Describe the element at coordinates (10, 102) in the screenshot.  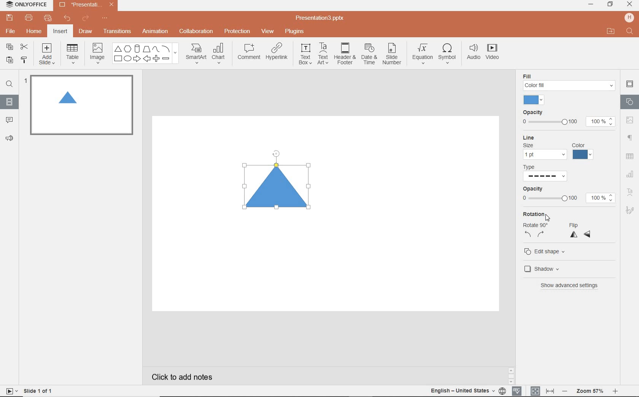
I see `SLIDES` at that location.